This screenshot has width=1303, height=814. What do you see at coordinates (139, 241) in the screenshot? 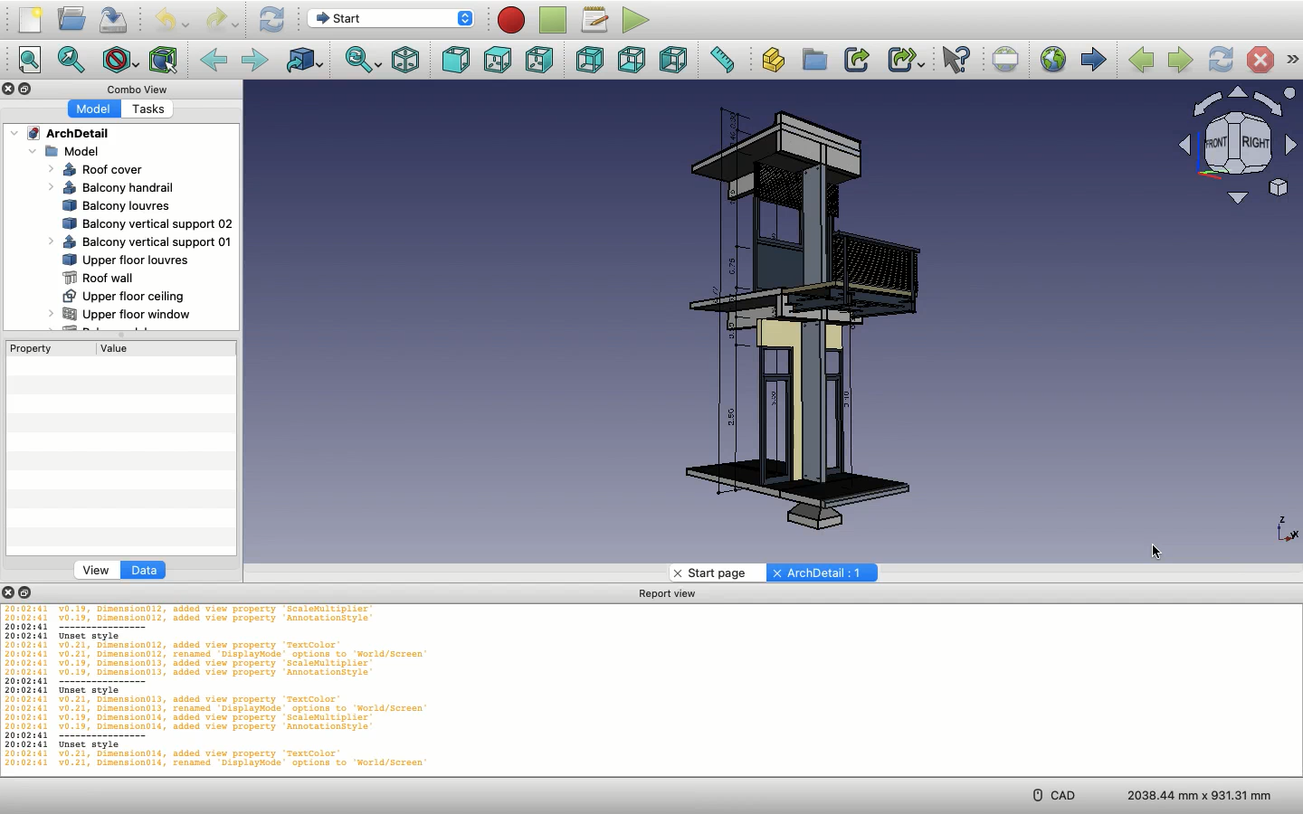
I see `Balcony vertical support 01` at bounding box center [139, 241].